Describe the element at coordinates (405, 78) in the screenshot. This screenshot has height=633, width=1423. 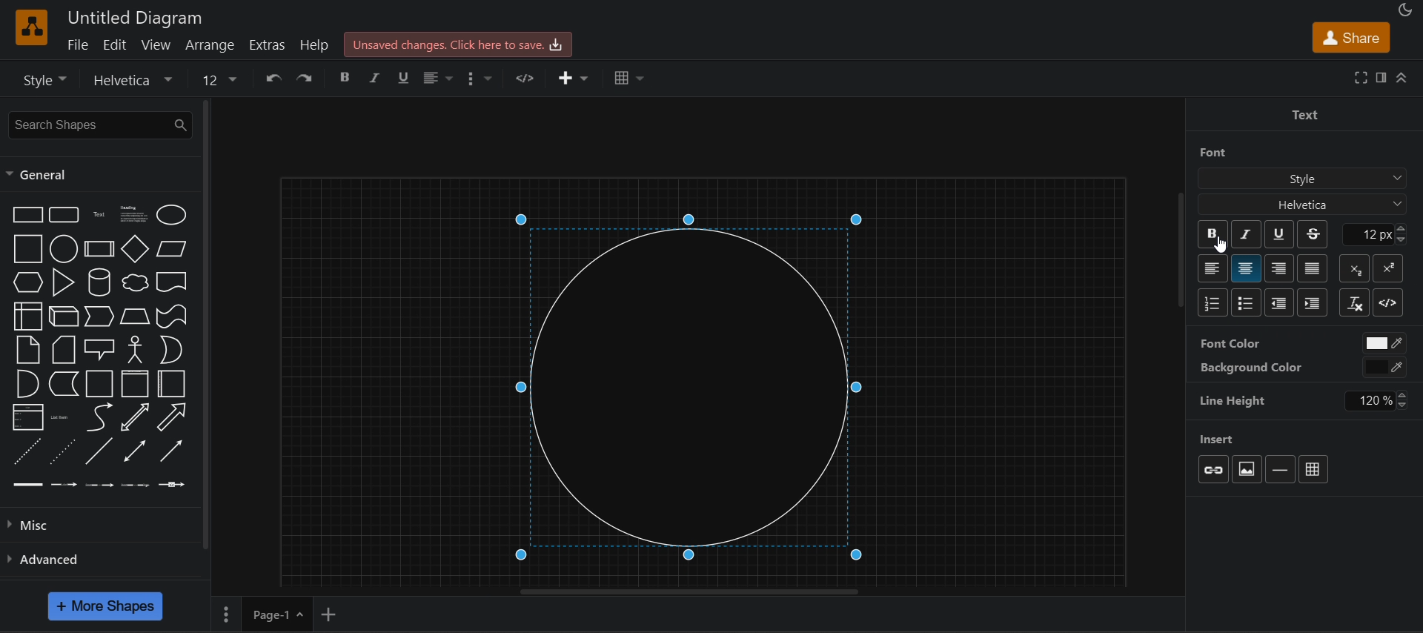
I see `underline` at that location.